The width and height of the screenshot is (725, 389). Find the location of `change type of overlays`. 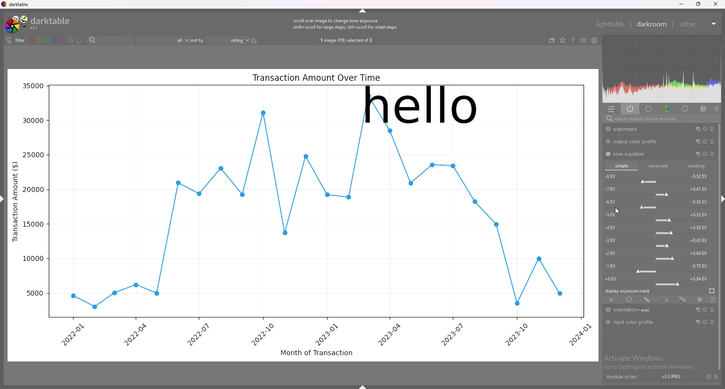

change type of overlays is located at coordinates (563, 40).